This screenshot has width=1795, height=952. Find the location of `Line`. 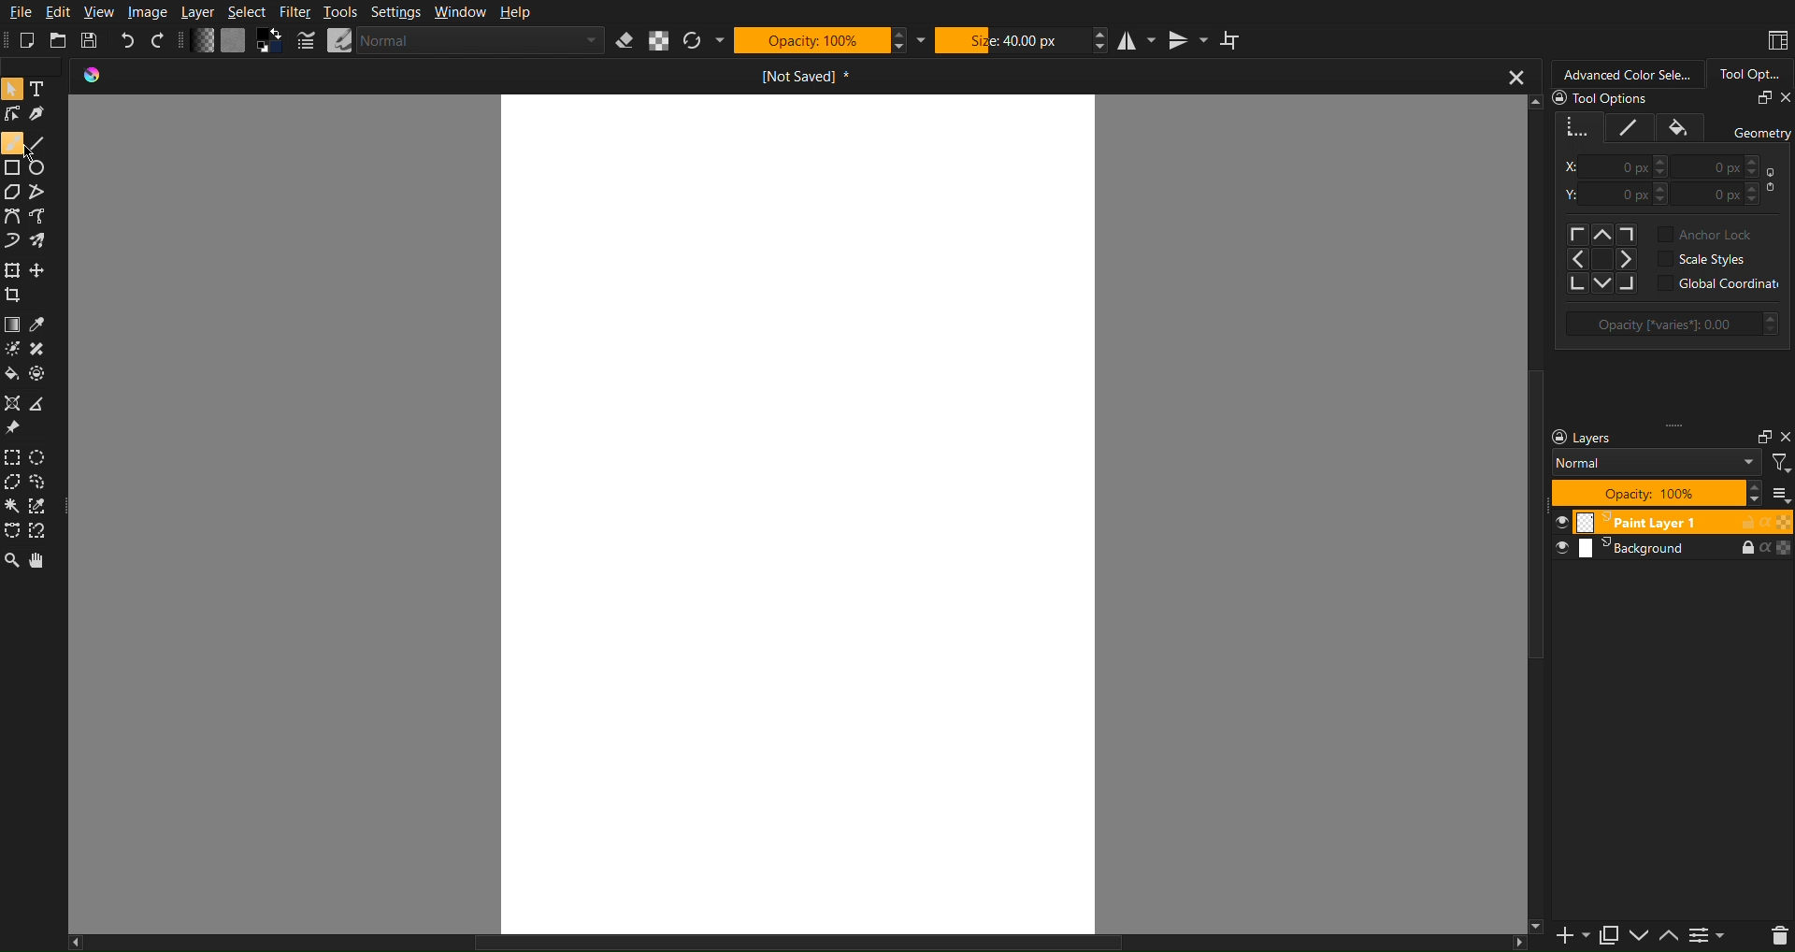

Line is located at coordinates (46, 143).